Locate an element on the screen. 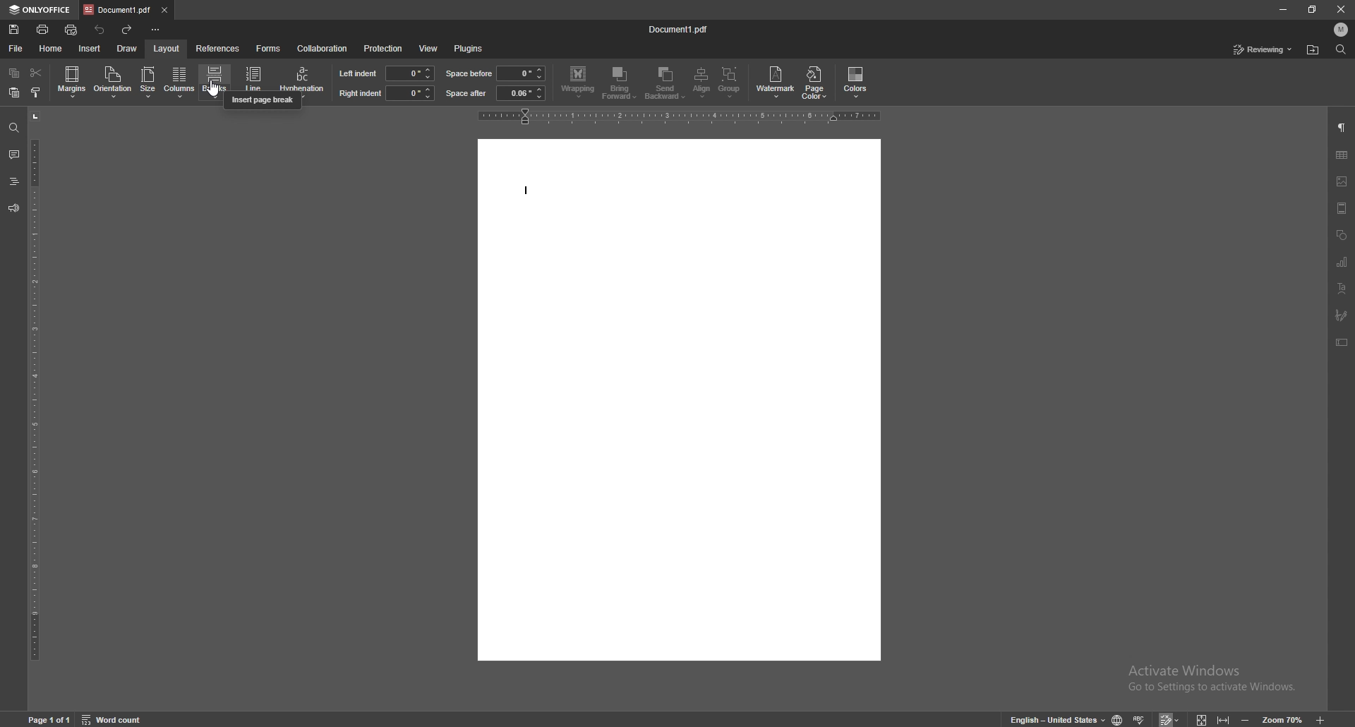 This screenshot has width=1355, height=727. Word count is located at coordinates (121, 719).